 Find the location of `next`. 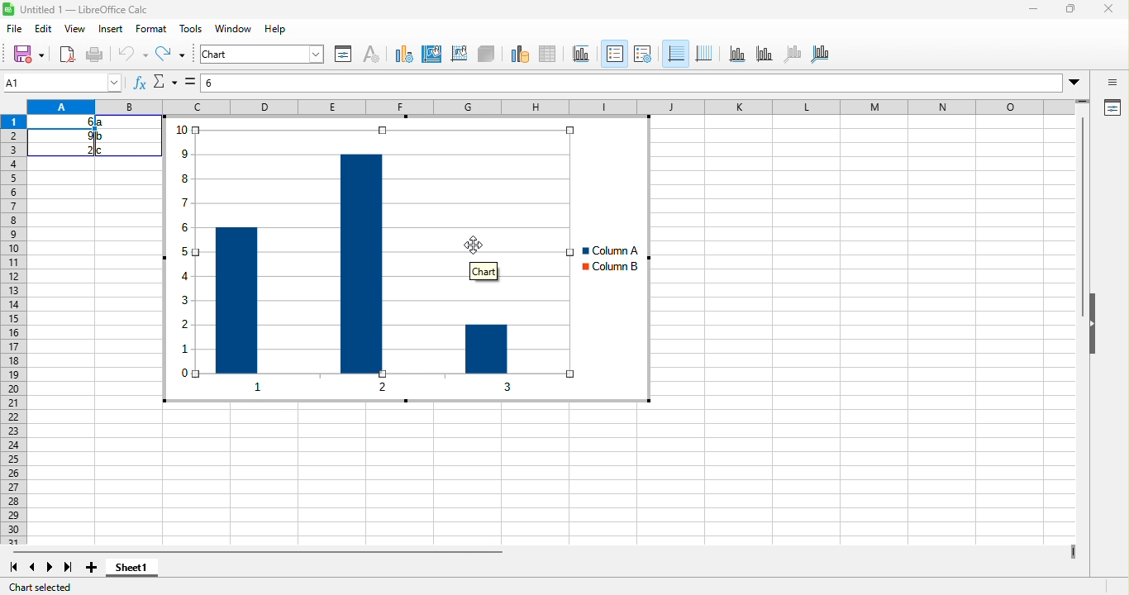

next is located at coordinates (50, 569).